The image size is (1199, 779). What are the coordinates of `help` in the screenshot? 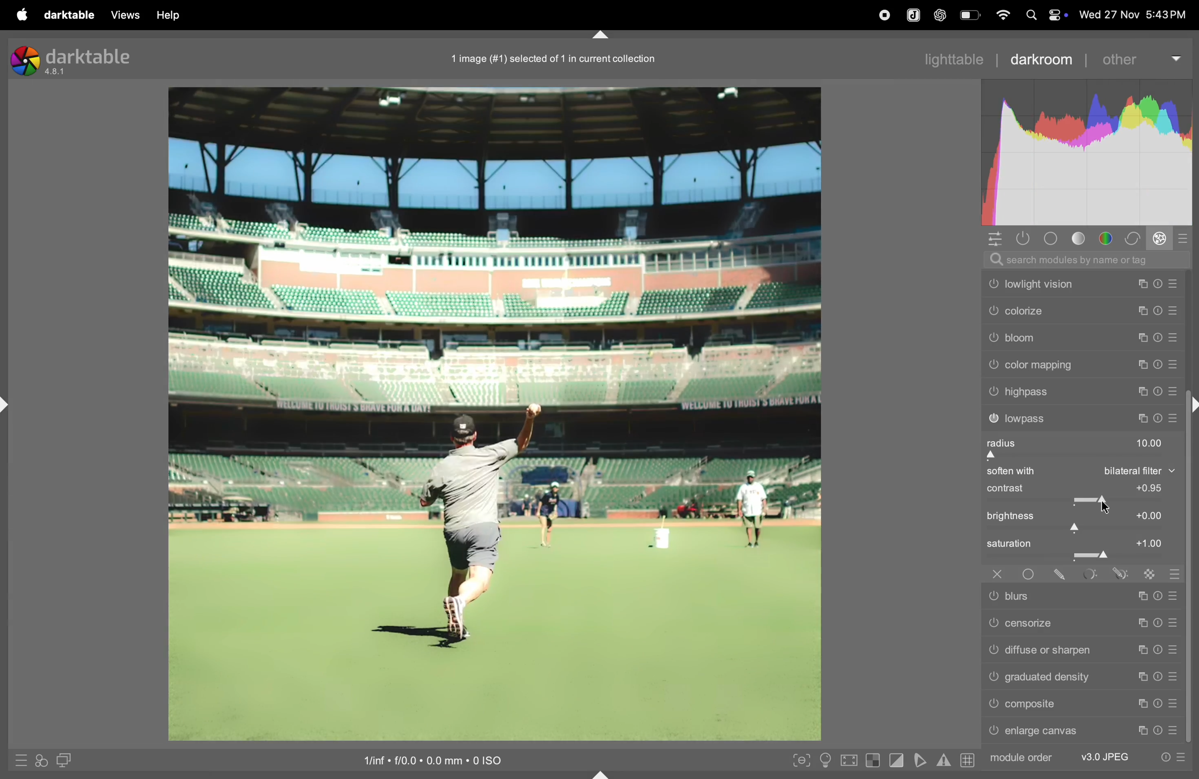 It's located at (167, 16).